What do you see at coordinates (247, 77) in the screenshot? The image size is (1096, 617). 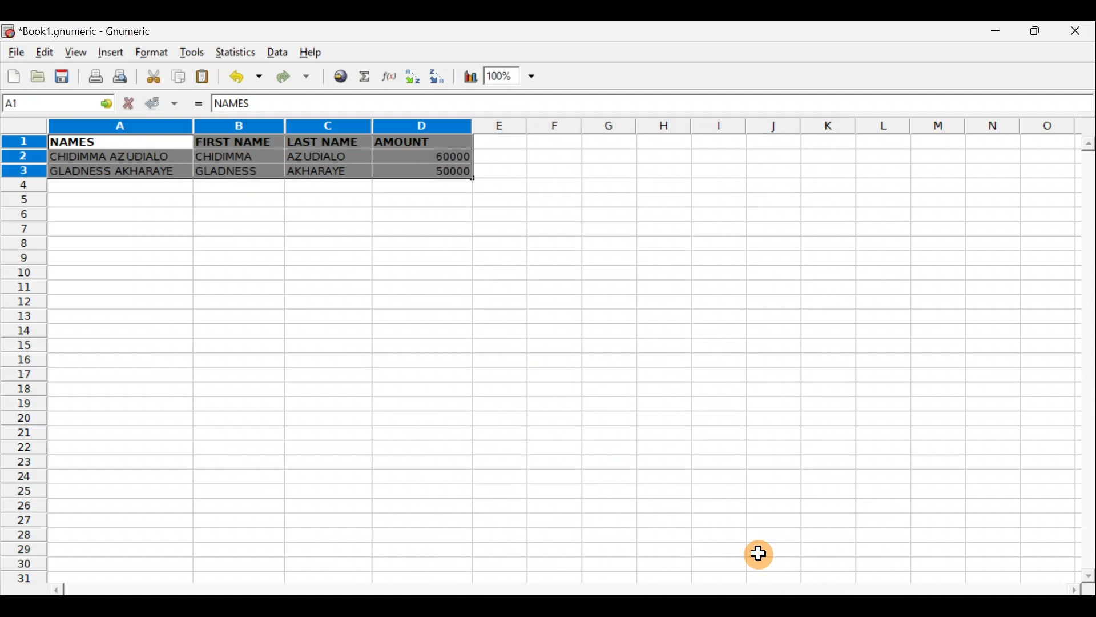 I see `Undo last action` at bounding box center [247, 77].